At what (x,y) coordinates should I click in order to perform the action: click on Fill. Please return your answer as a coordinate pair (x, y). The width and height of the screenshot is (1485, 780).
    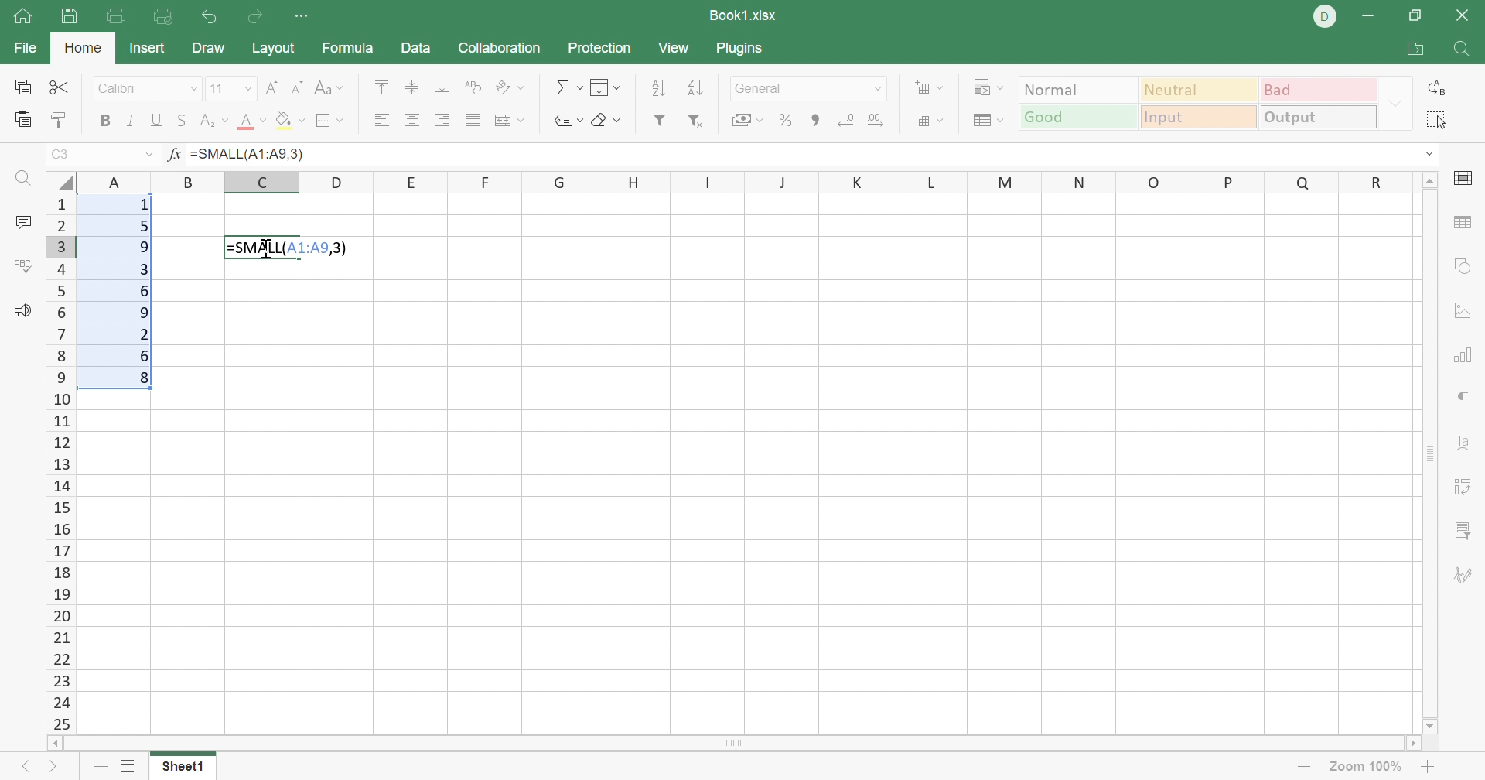
    Looking at the image, I should click on (606, 88).